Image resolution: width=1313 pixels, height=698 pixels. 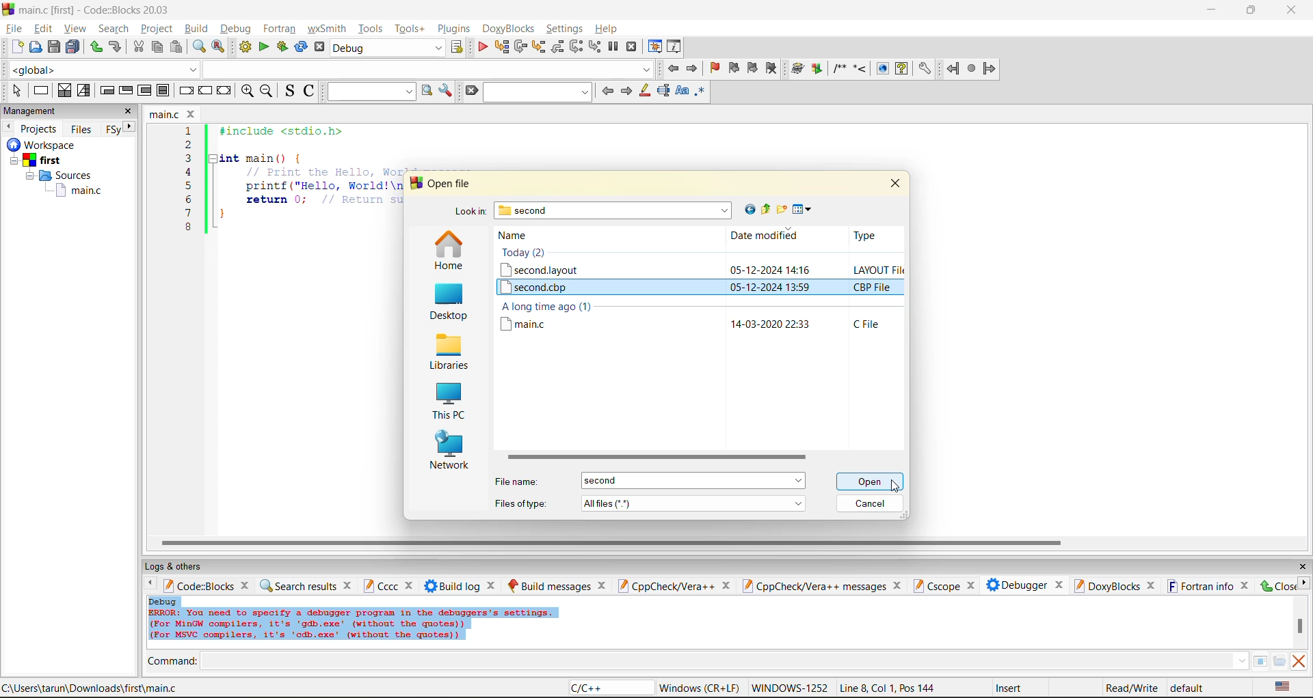 I want to click on run to cursor, so click(x=501, y=47).